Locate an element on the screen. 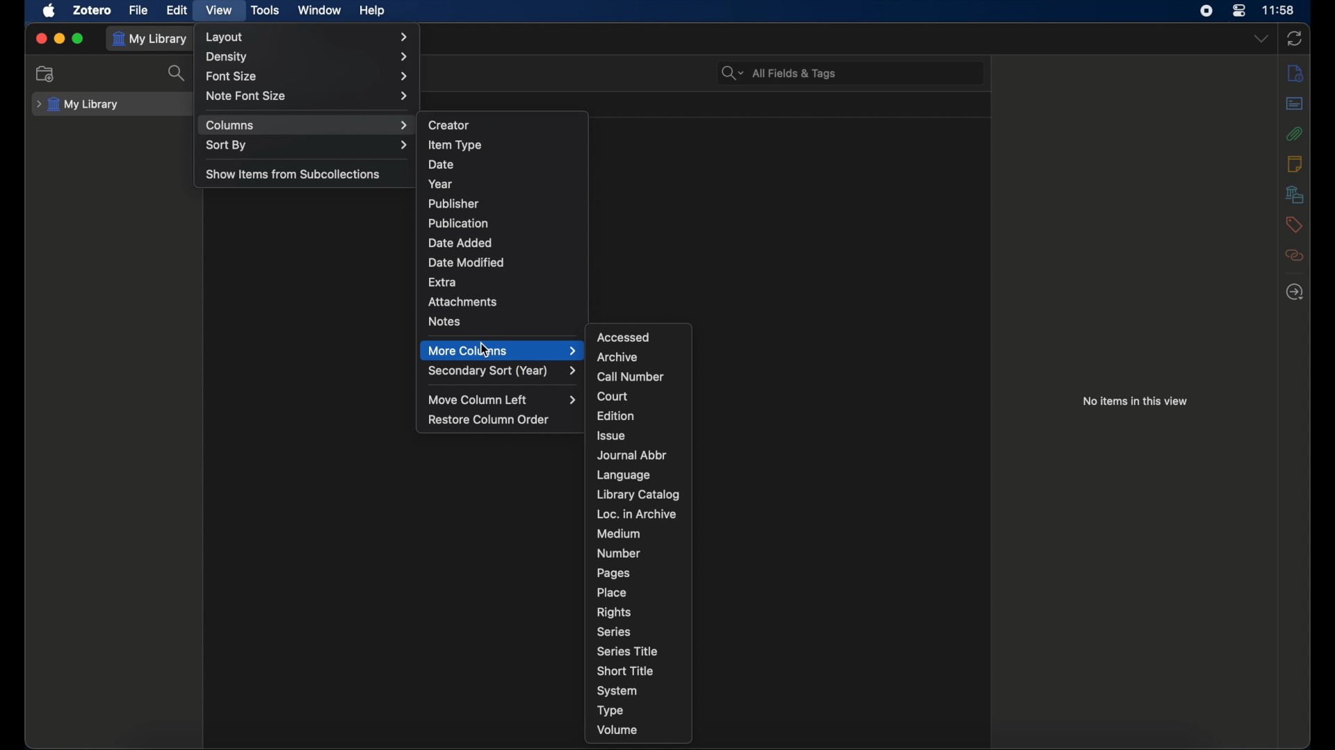 This screenshot has height=750, width=1335. move column left is located at coordinates (502, 400).